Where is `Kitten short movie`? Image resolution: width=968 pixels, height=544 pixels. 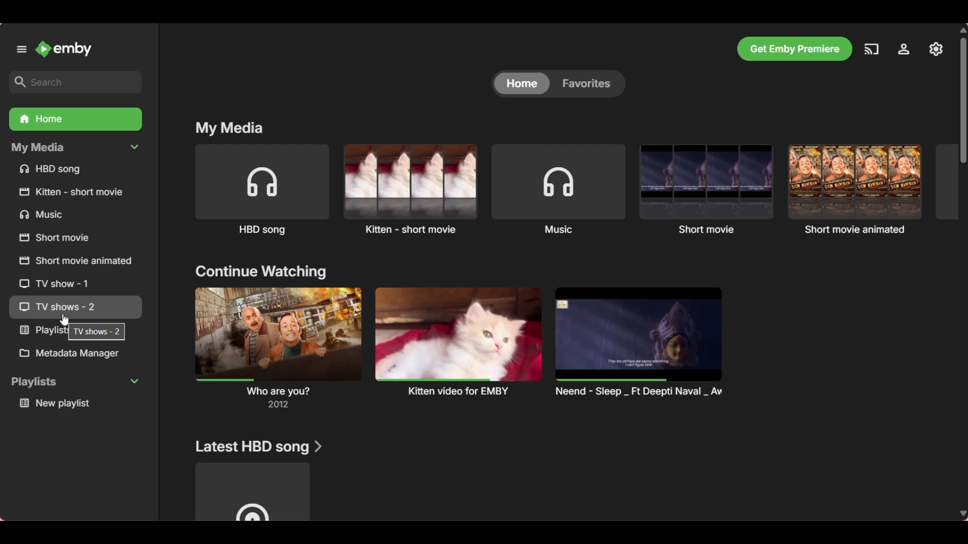
Kitten short movie is located at coordinates (410, 189).